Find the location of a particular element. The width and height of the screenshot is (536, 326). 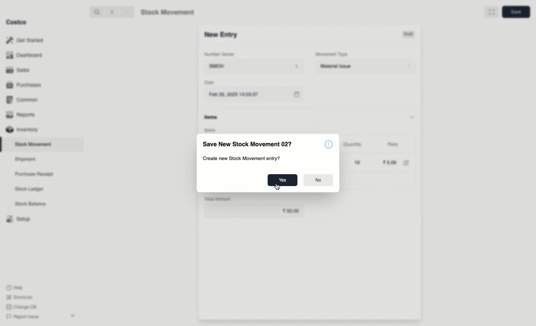

New Entry is located at coordinates (222, 36).